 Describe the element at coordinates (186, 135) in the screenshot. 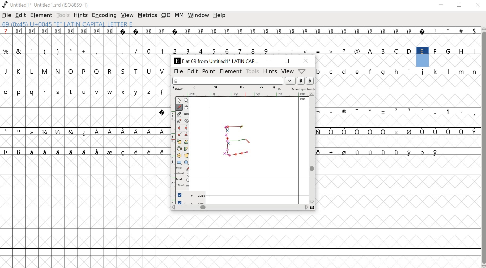

I see `Tangent` at that location.